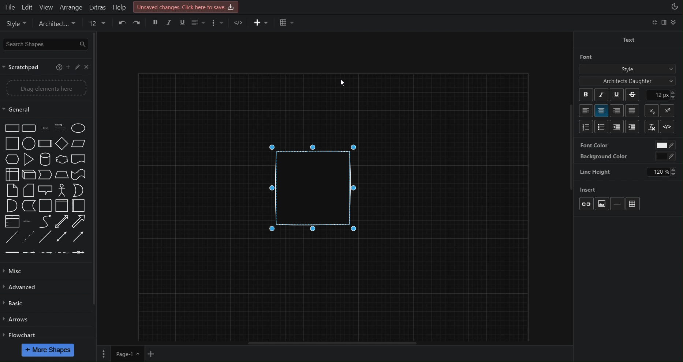 The height and width of the screenshot is (362, 683). What do you see at coordinates (586, 205) in the screenshot?
I see `Add` at bounding box center [586, 205].